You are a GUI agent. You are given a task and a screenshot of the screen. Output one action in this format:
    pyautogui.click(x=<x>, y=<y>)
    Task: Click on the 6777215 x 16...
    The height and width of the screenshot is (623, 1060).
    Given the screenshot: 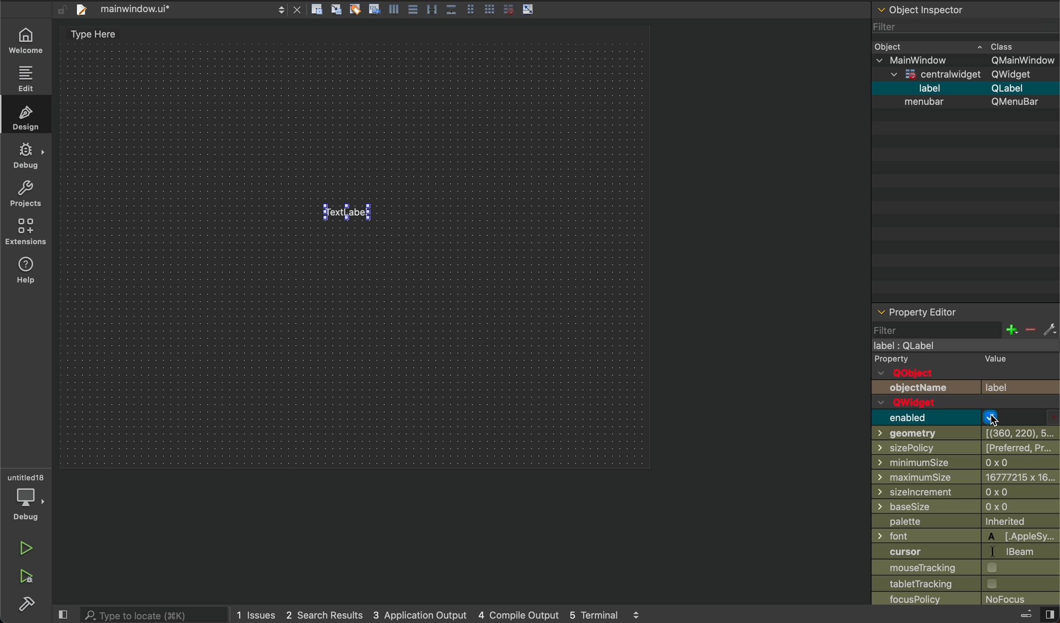 What is the action you would take?
    pyautogui.click(x=1018, y=477)
    